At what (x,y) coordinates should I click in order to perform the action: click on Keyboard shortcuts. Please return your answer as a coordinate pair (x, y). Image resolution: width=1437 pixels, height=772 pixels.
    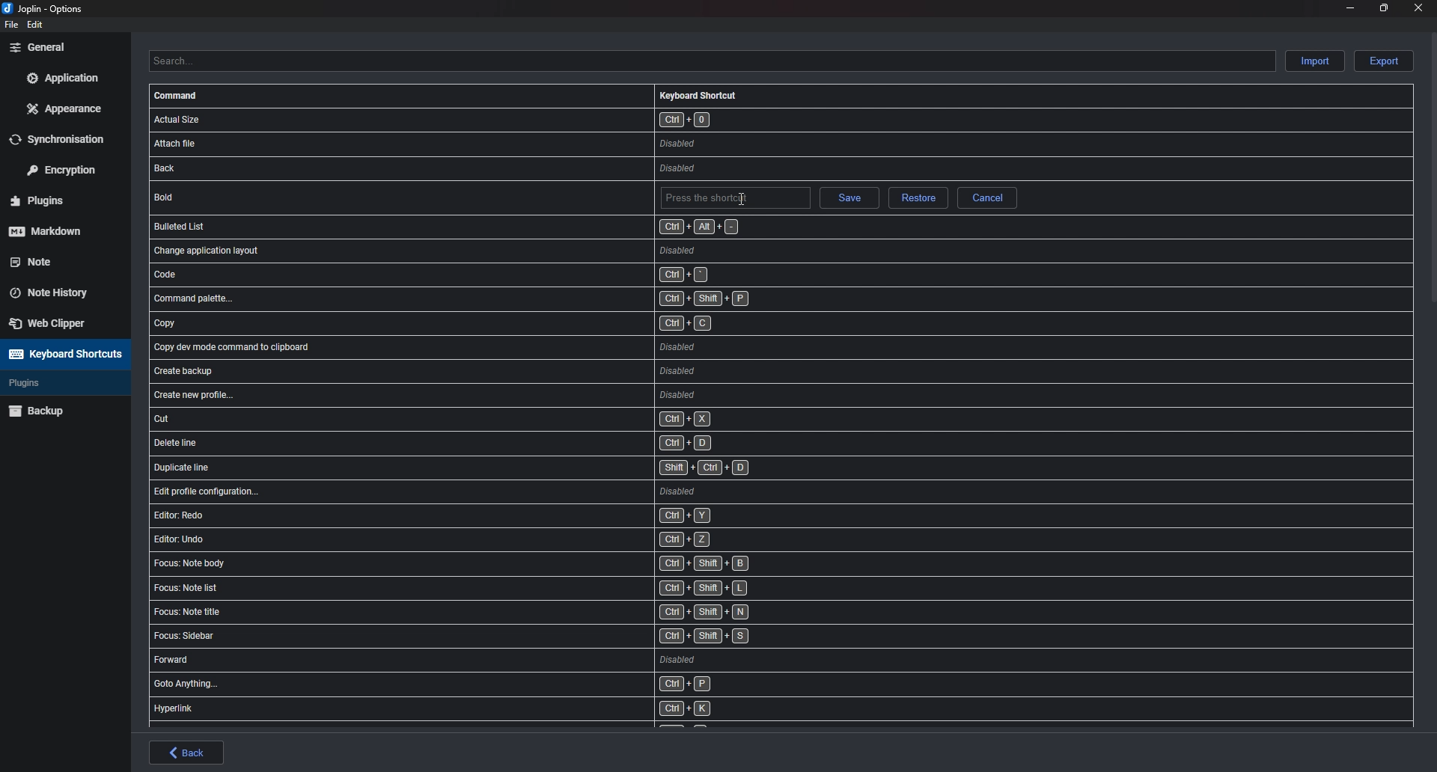
    Looking at the image, I should click on (63, 354).